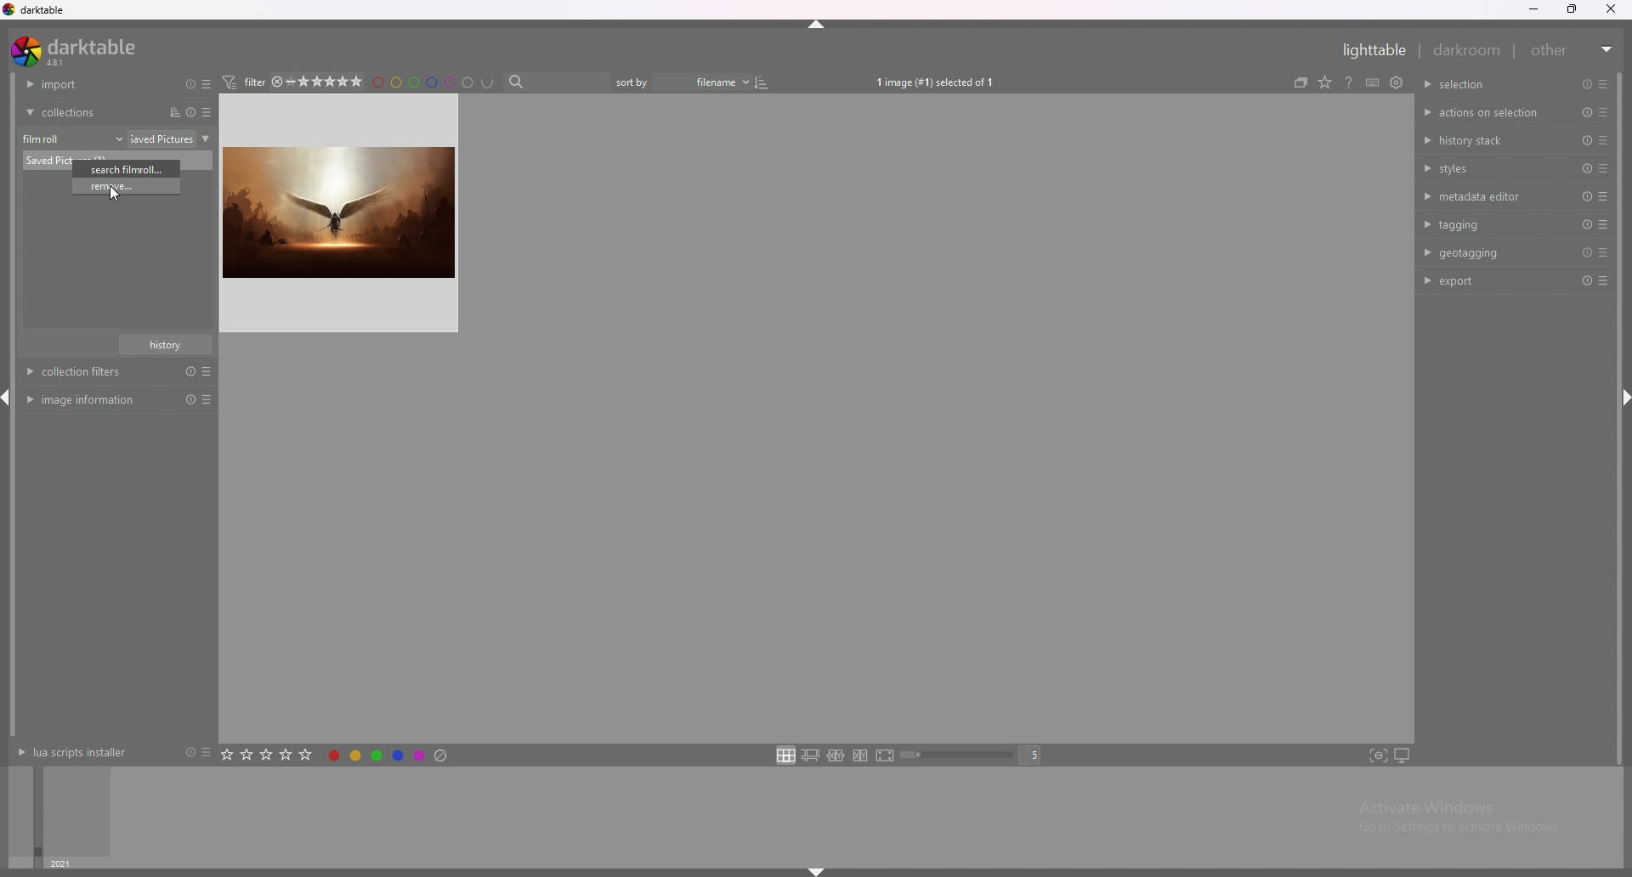 This screenshot has width=1632, height=877. Describe the element at coordinates (1586, 253) in the screenshot. I see `reset` at that location.